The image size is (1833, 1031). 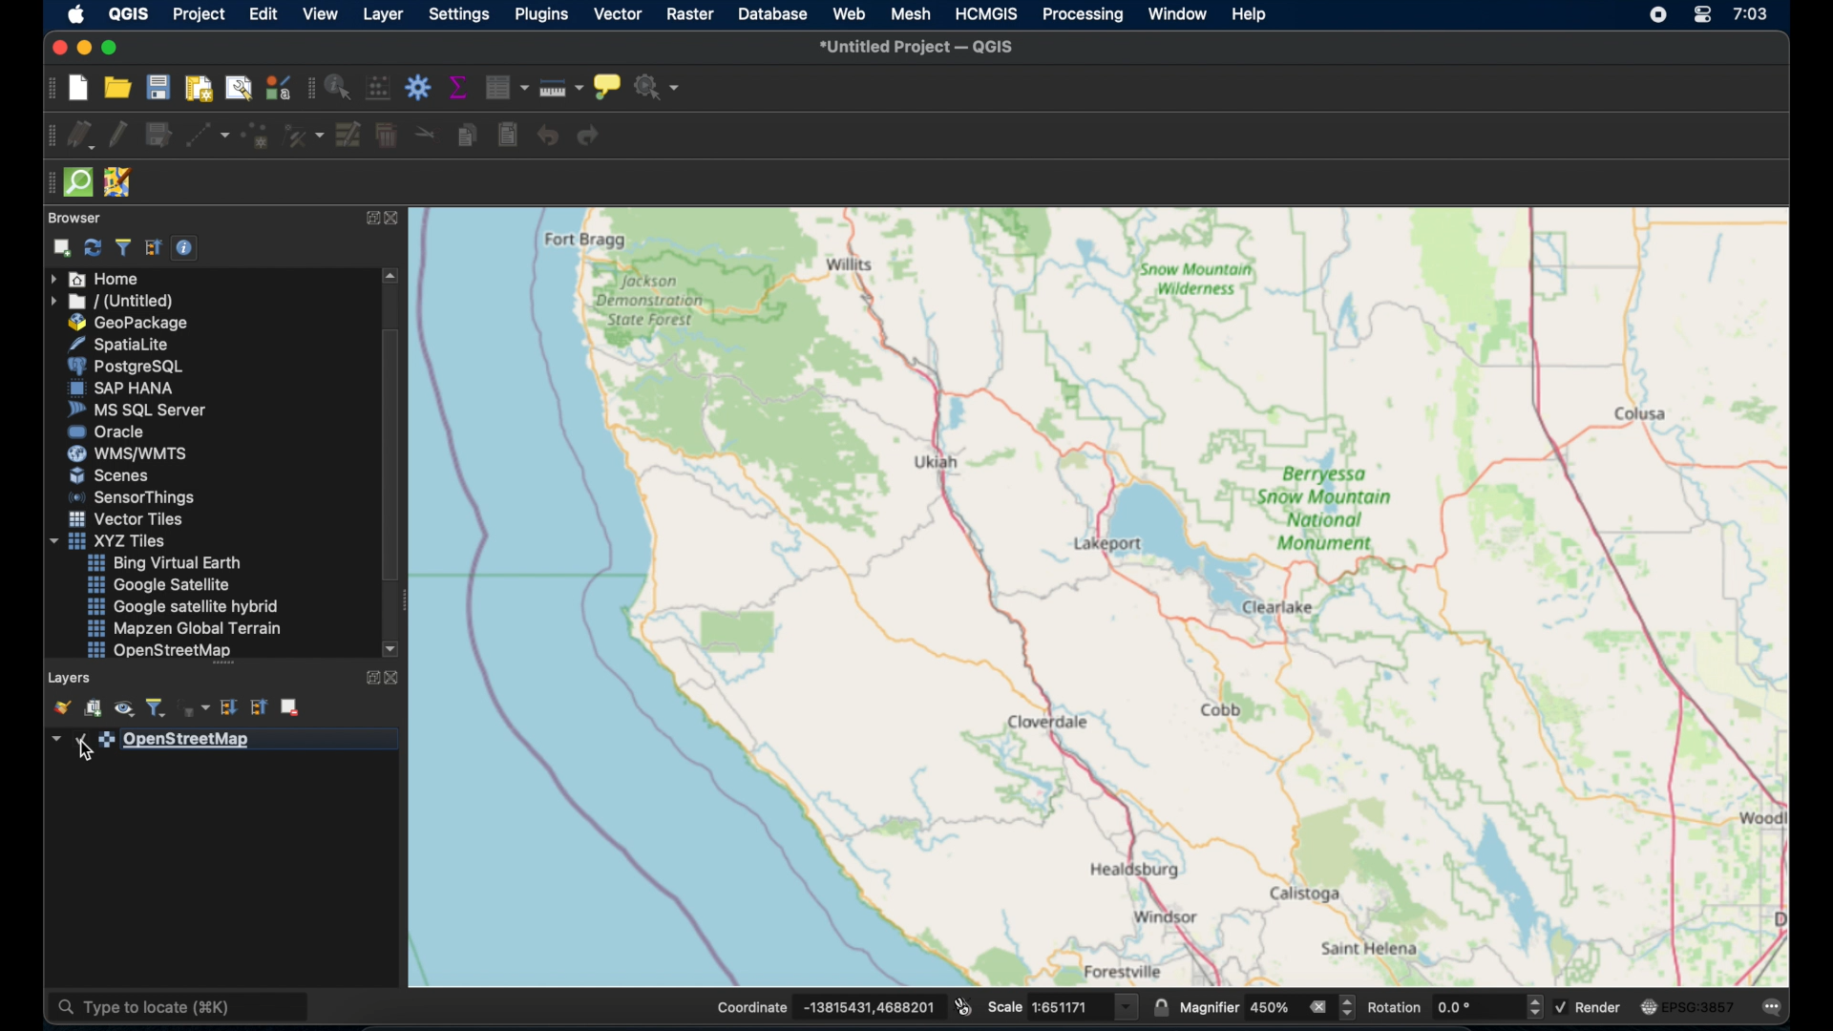 I want to click on new print layout, so click(x=198, y=90).